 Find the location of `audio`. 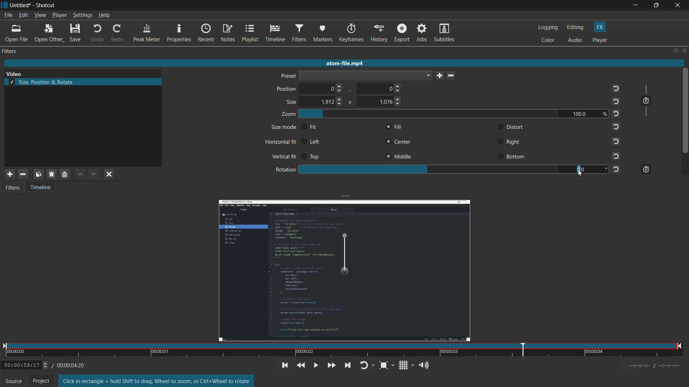

audio is located at coordinates (576, 40).